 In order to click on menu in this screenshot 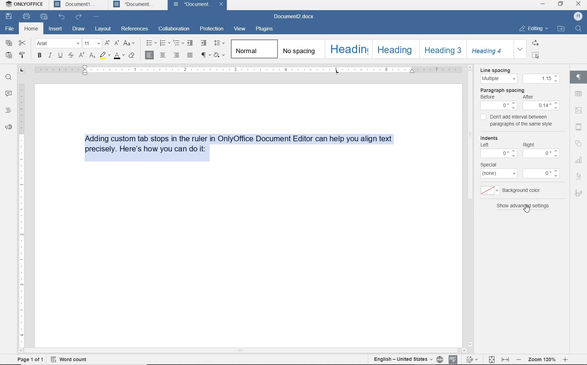, I will do `click(498, 154)`.